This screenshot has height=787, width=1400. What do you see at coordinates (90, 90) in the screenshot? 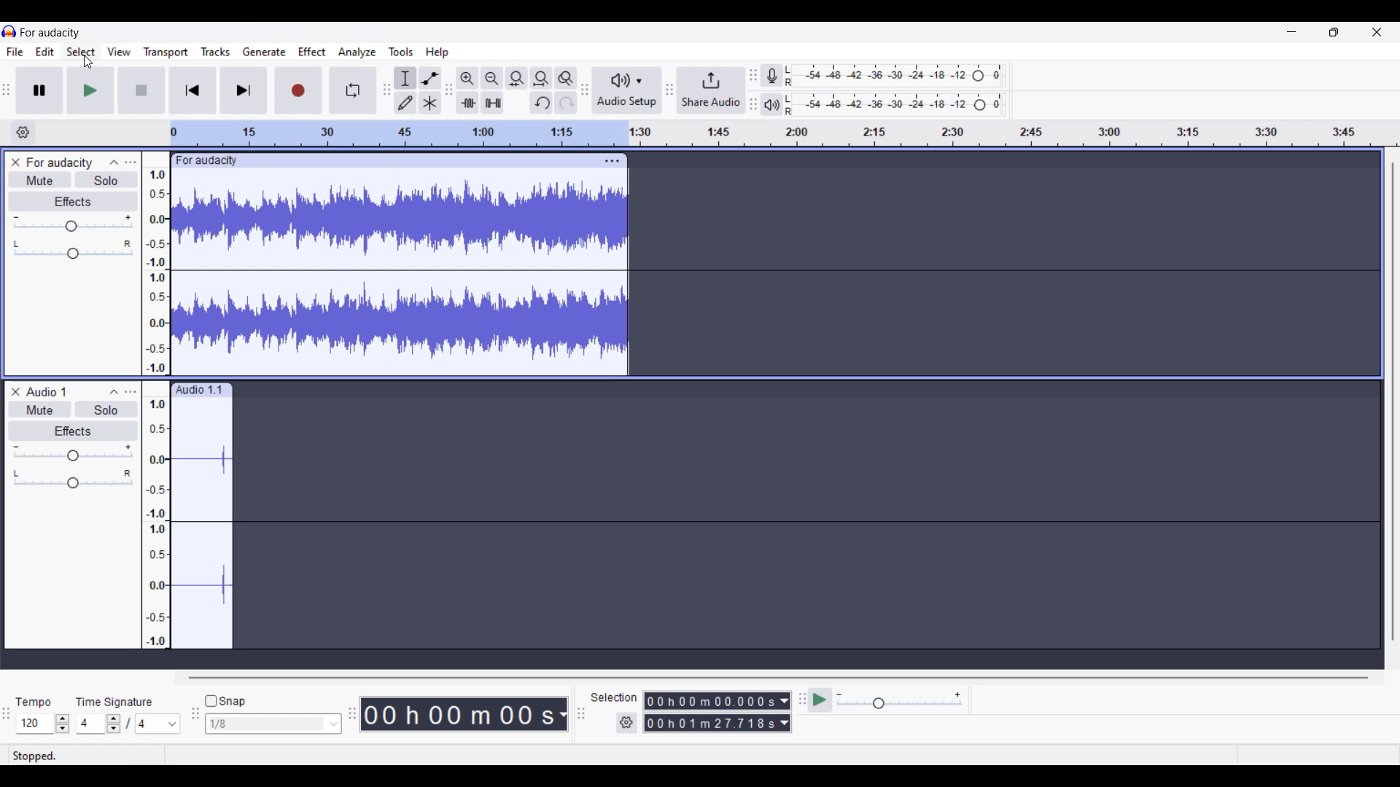
I see `Play/Play once` at bounding box center [90, 90].